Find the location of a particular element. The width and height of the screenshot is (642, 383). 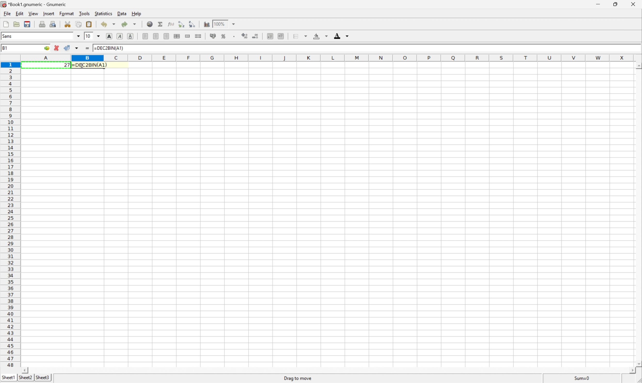

Center horizontally is located at coordinates (155, 35).